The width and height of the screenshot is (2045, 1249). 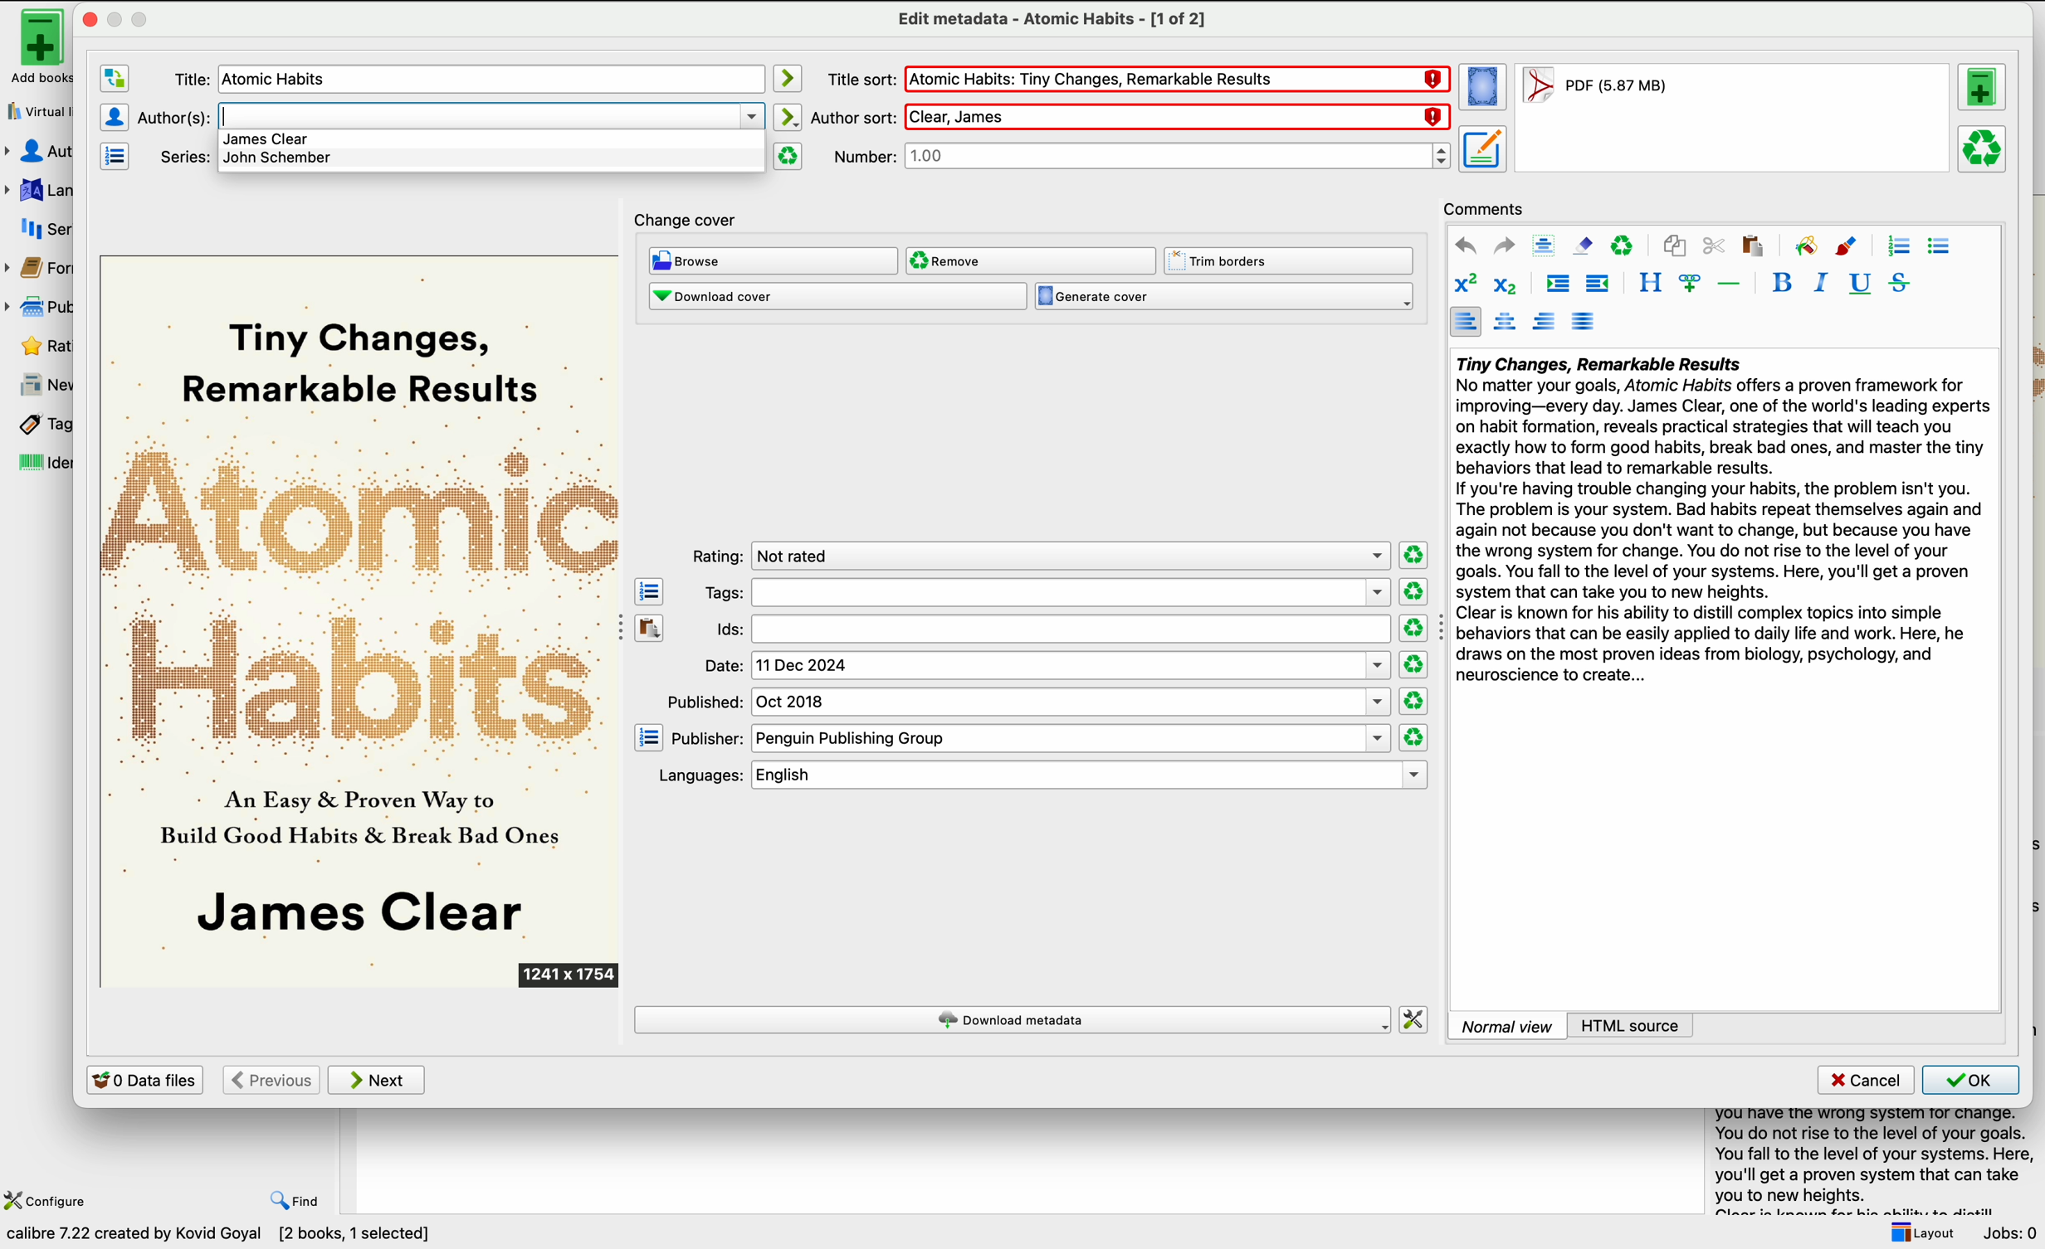 What do you see at coordinates (40, 229) in the screenshot?
I see `series` at bounding box center [40, 229].